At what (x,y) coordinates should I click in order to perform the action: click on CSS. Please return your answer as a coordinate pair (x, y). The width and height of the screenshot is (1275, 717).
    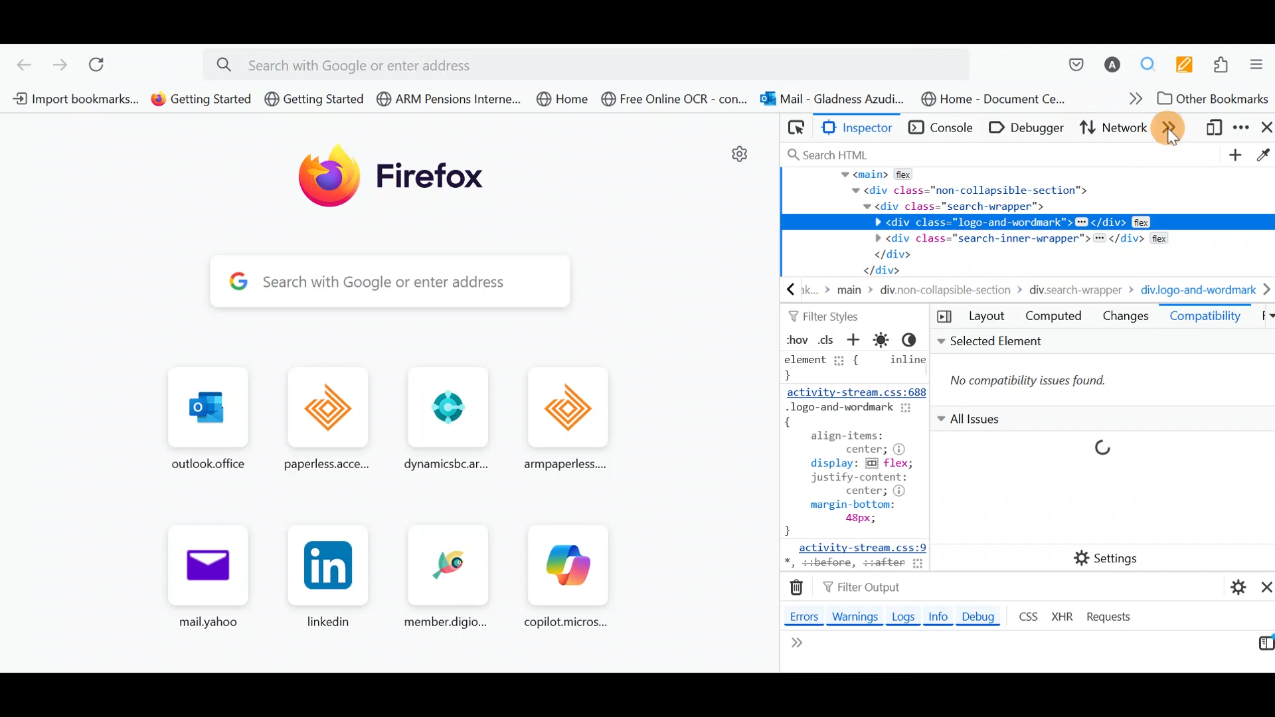
    Looking at the image, I should click on (1027, 615).